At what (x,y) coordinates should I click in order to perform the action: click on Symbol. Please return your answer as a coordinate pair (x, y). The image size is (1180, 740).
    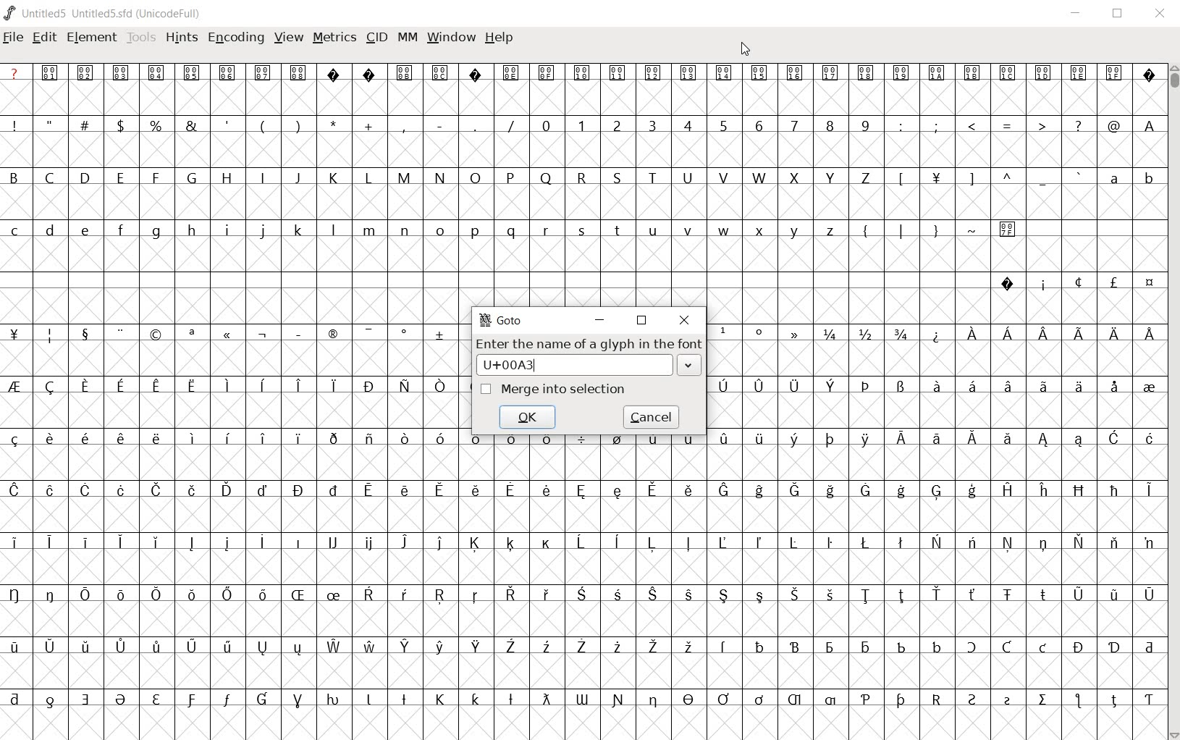
    Looking at the image, I should click on (971, 440).